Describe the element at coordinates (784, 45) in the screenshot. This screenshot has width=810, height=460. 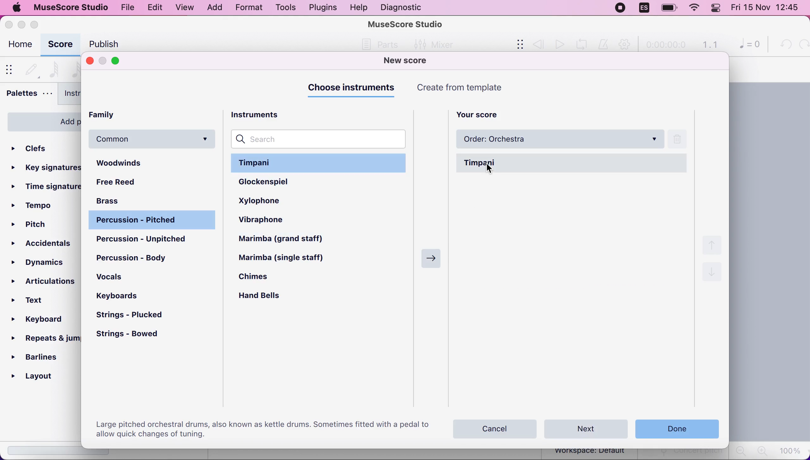
I see `undo` at that location.